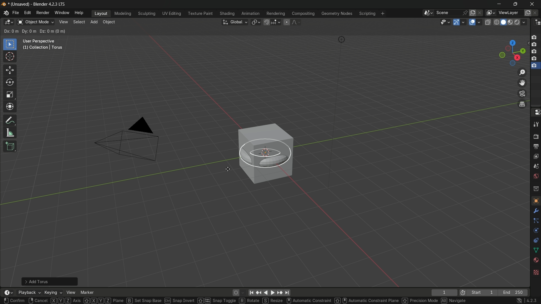 The height and width of the screenshot is (304, 541). Describe the element at coordinates (444, 293) in the screenshot. I see `1` at that location.